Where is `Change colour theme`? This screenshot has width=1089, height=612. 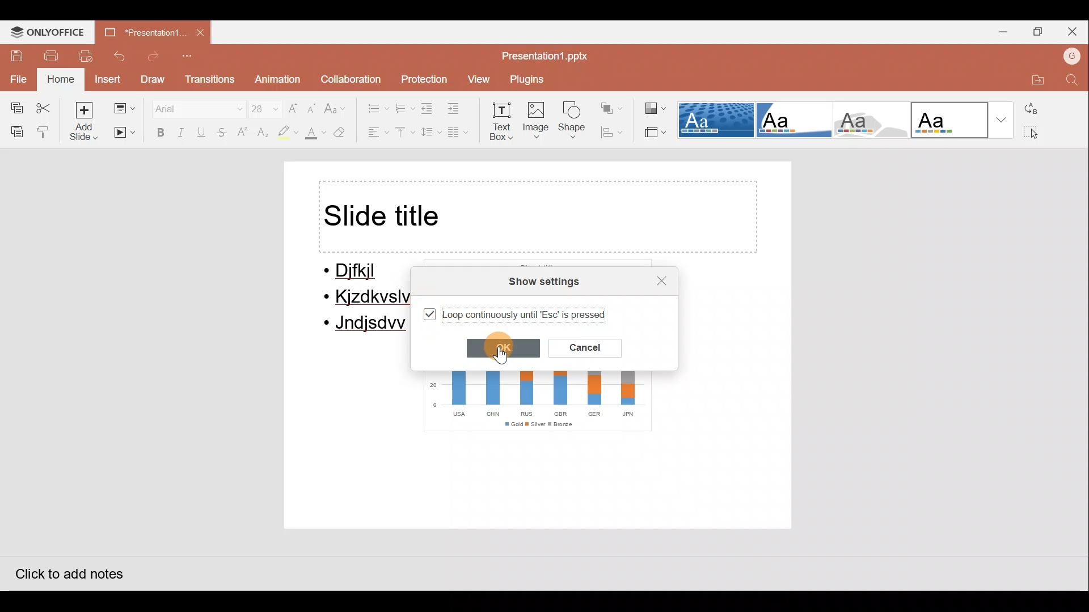 Change colour theme is located at coordinates (653, 109).